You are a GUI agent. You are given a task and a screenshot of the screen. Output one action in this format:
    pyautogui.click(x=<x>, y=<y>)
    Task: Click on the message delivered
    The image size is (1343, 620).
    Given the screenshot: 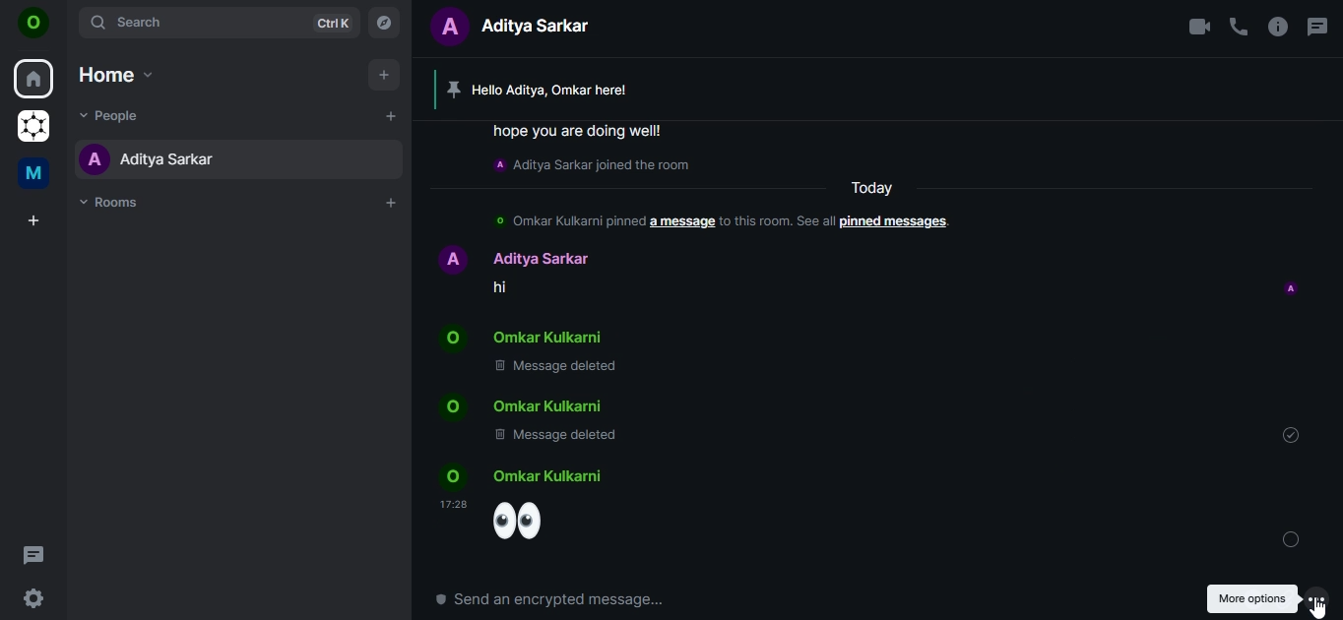 What is the action you would take?
    pyautogui.click(x=1291, y=539)
    